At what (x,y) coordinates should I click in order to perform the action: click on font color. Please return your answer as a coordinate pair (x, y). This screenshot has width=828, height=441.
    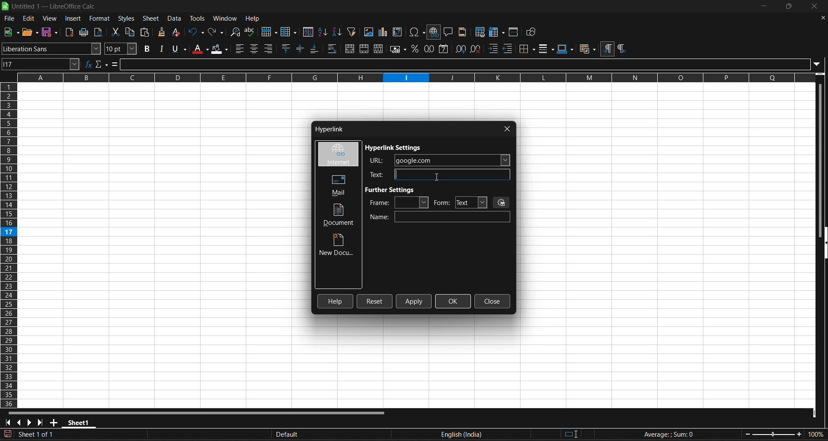
    Looking at the image, I should click on (200, 49).